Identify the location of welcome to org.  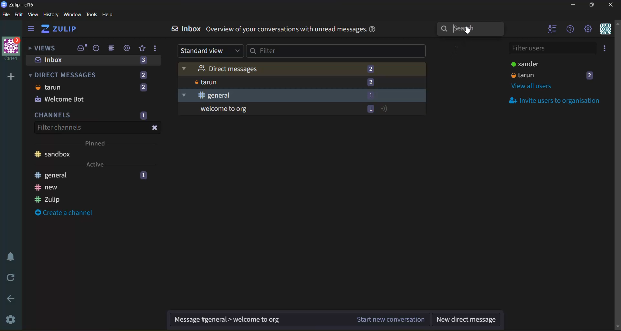
(222, 109).